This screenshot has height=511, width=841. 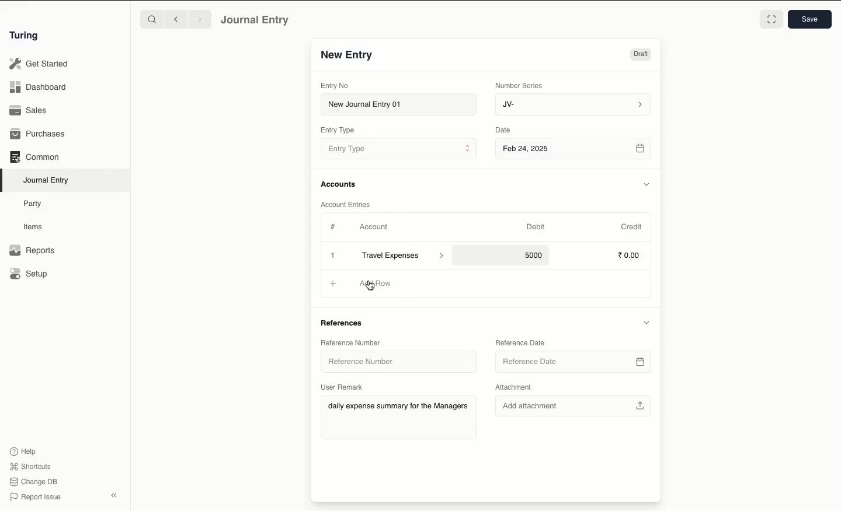 What do you see at coordinates (398, 104) in the screenshot?
I see `New Journal Entry 01` at bounding box center [398, 104].